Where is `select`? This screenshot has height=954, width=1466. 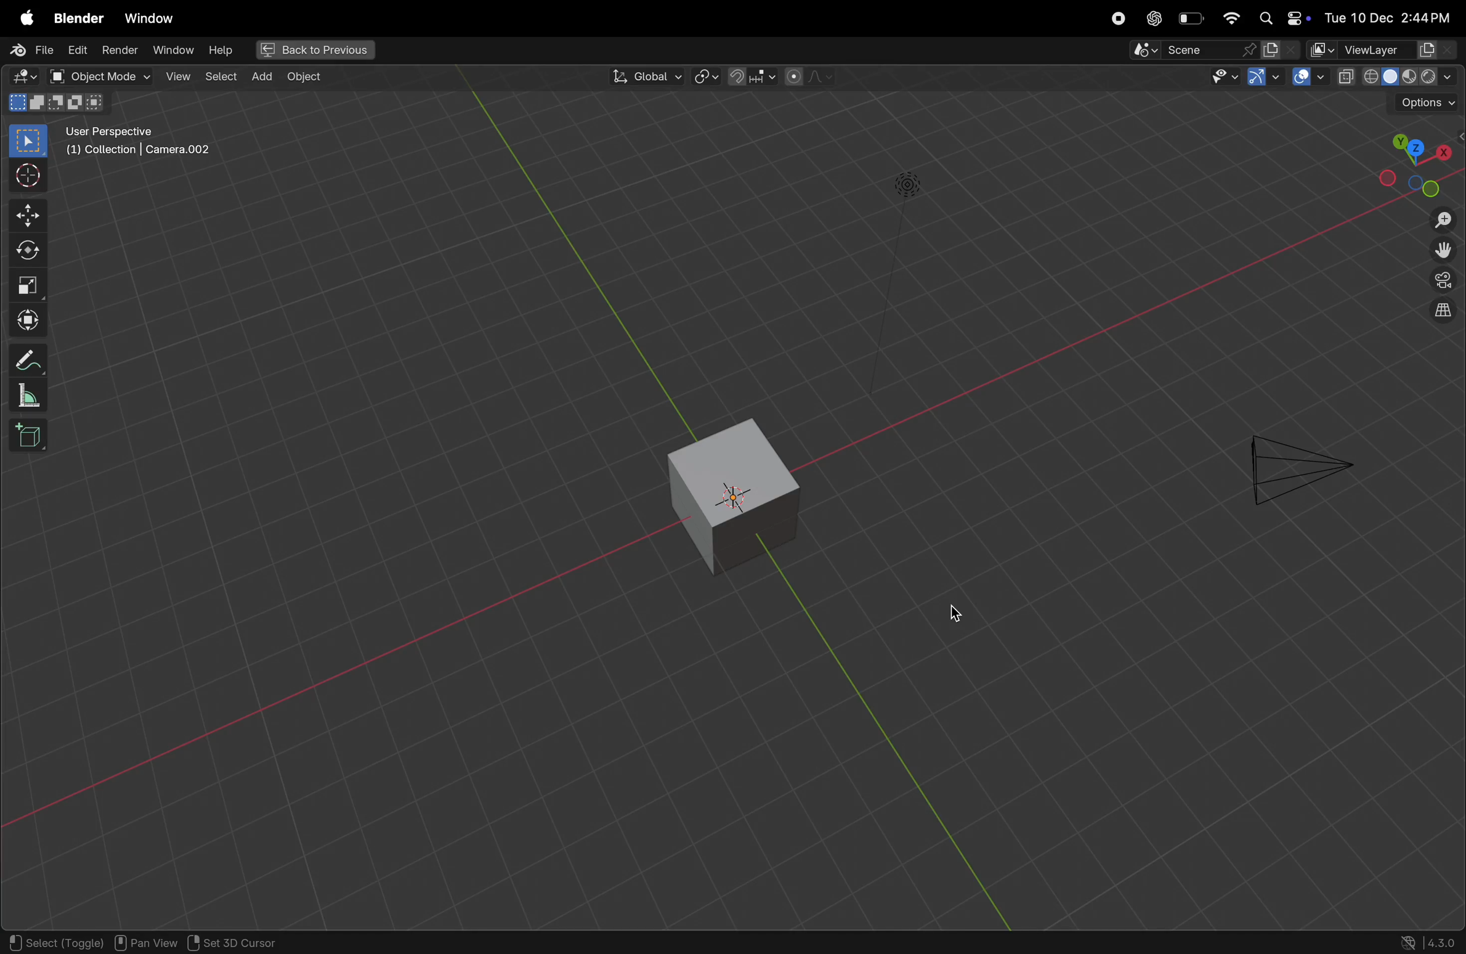
select is located at coordinates (221, 79).